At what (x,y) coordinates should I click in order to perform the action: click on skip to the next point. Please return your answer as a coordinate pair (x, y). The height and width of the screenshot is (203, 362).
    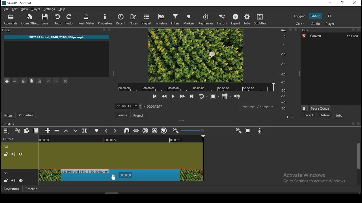
    Looking at the image, I should click on (193, 97).